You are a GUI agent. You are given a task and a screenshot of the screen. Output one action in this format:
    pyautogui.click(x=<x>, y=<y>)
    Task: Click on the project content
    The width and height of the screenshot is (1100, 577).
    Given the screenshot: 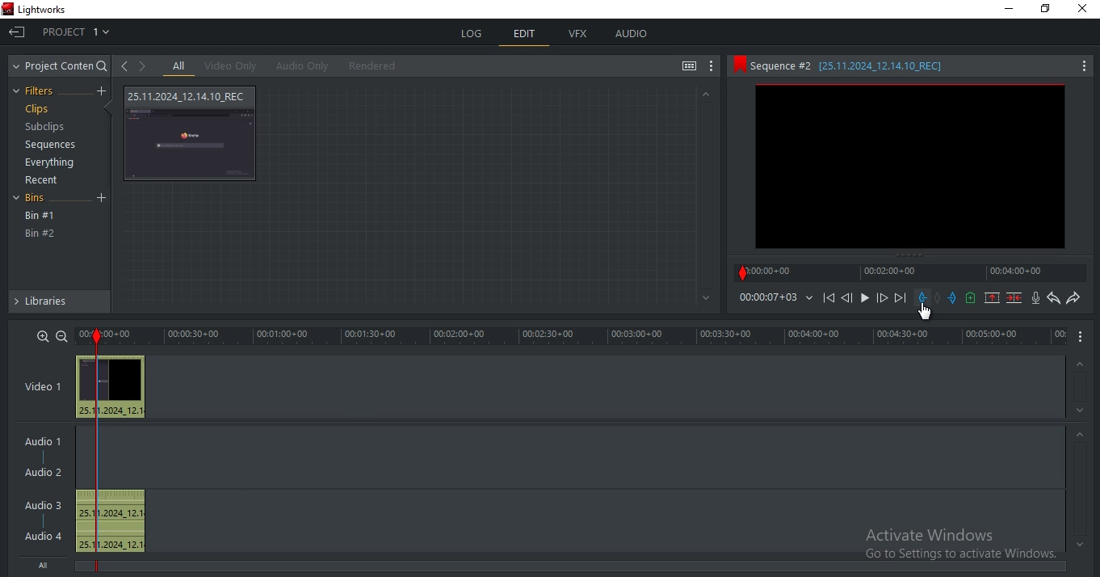 What is the action you would take?
    pyautogui.click(x=61, y=66)
    